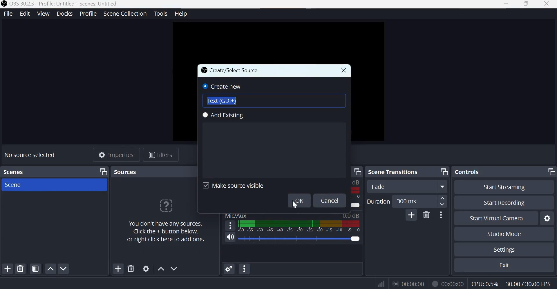 This screenshot has height=289, width=557. I want to click on View, so click(44, 13).